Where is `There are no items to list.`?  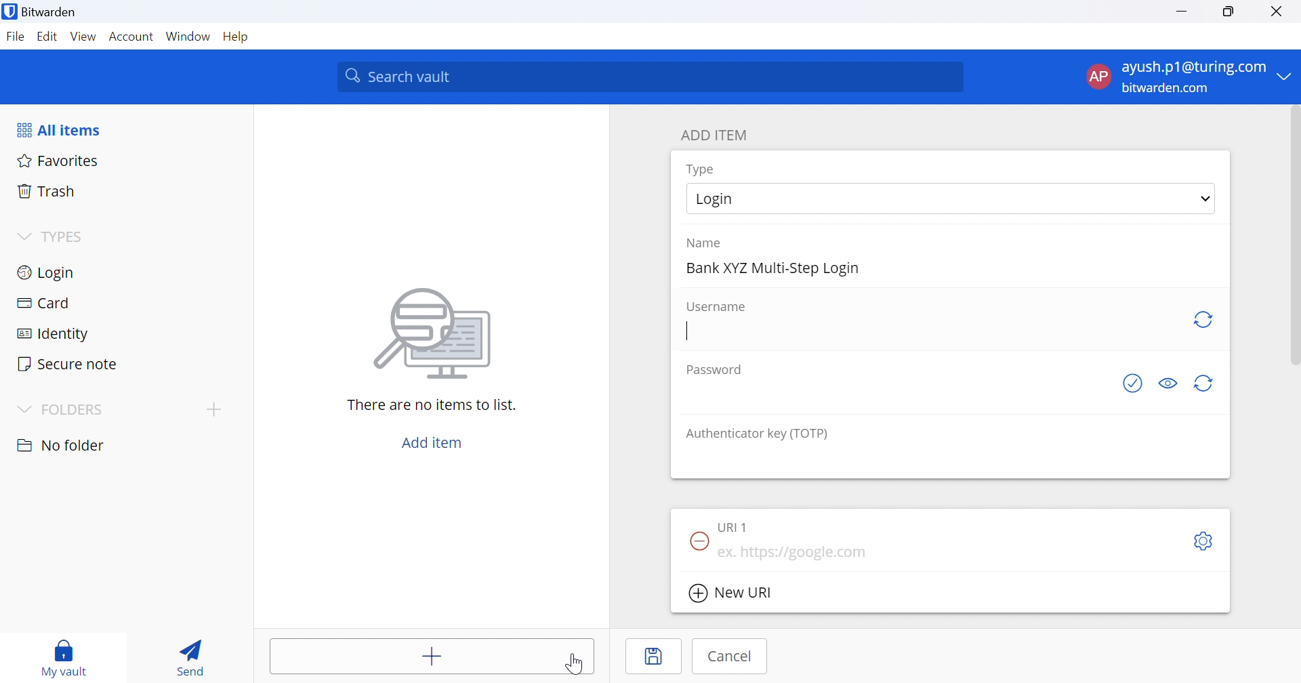
There are no items to list. is located at coordinates (432, 405).